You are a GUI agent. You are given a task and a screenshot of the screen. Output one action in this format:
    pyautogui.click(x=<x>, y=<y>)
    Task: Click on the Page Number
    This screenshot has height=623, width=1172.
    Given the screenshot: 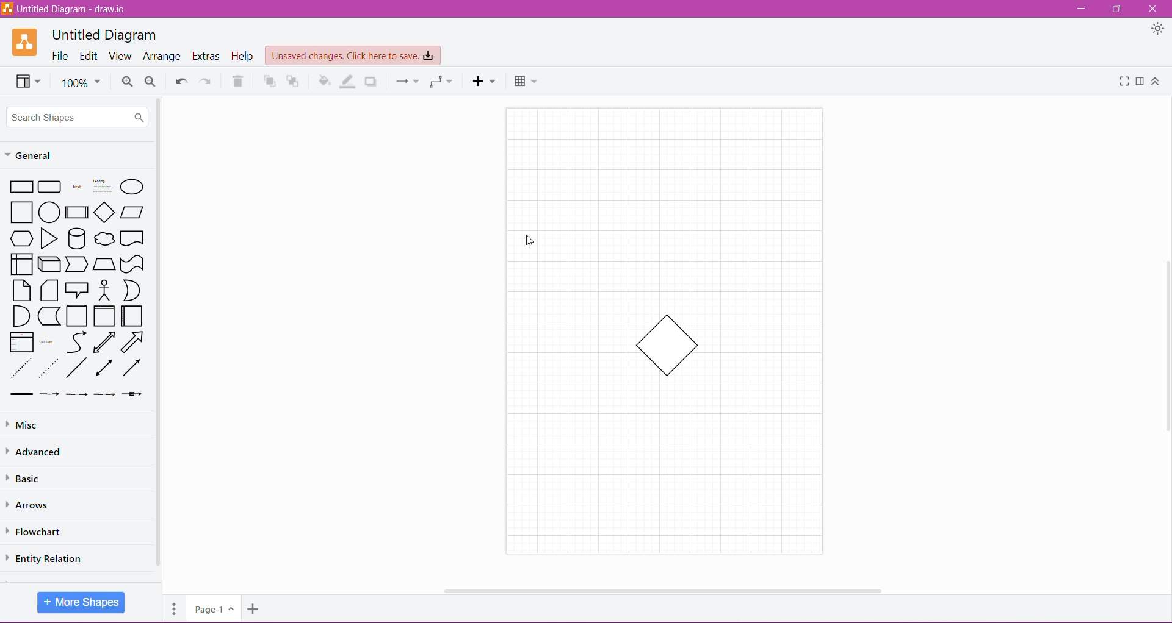 What is the action you would take?
    pyautogui.click(x=212, y=610)
    